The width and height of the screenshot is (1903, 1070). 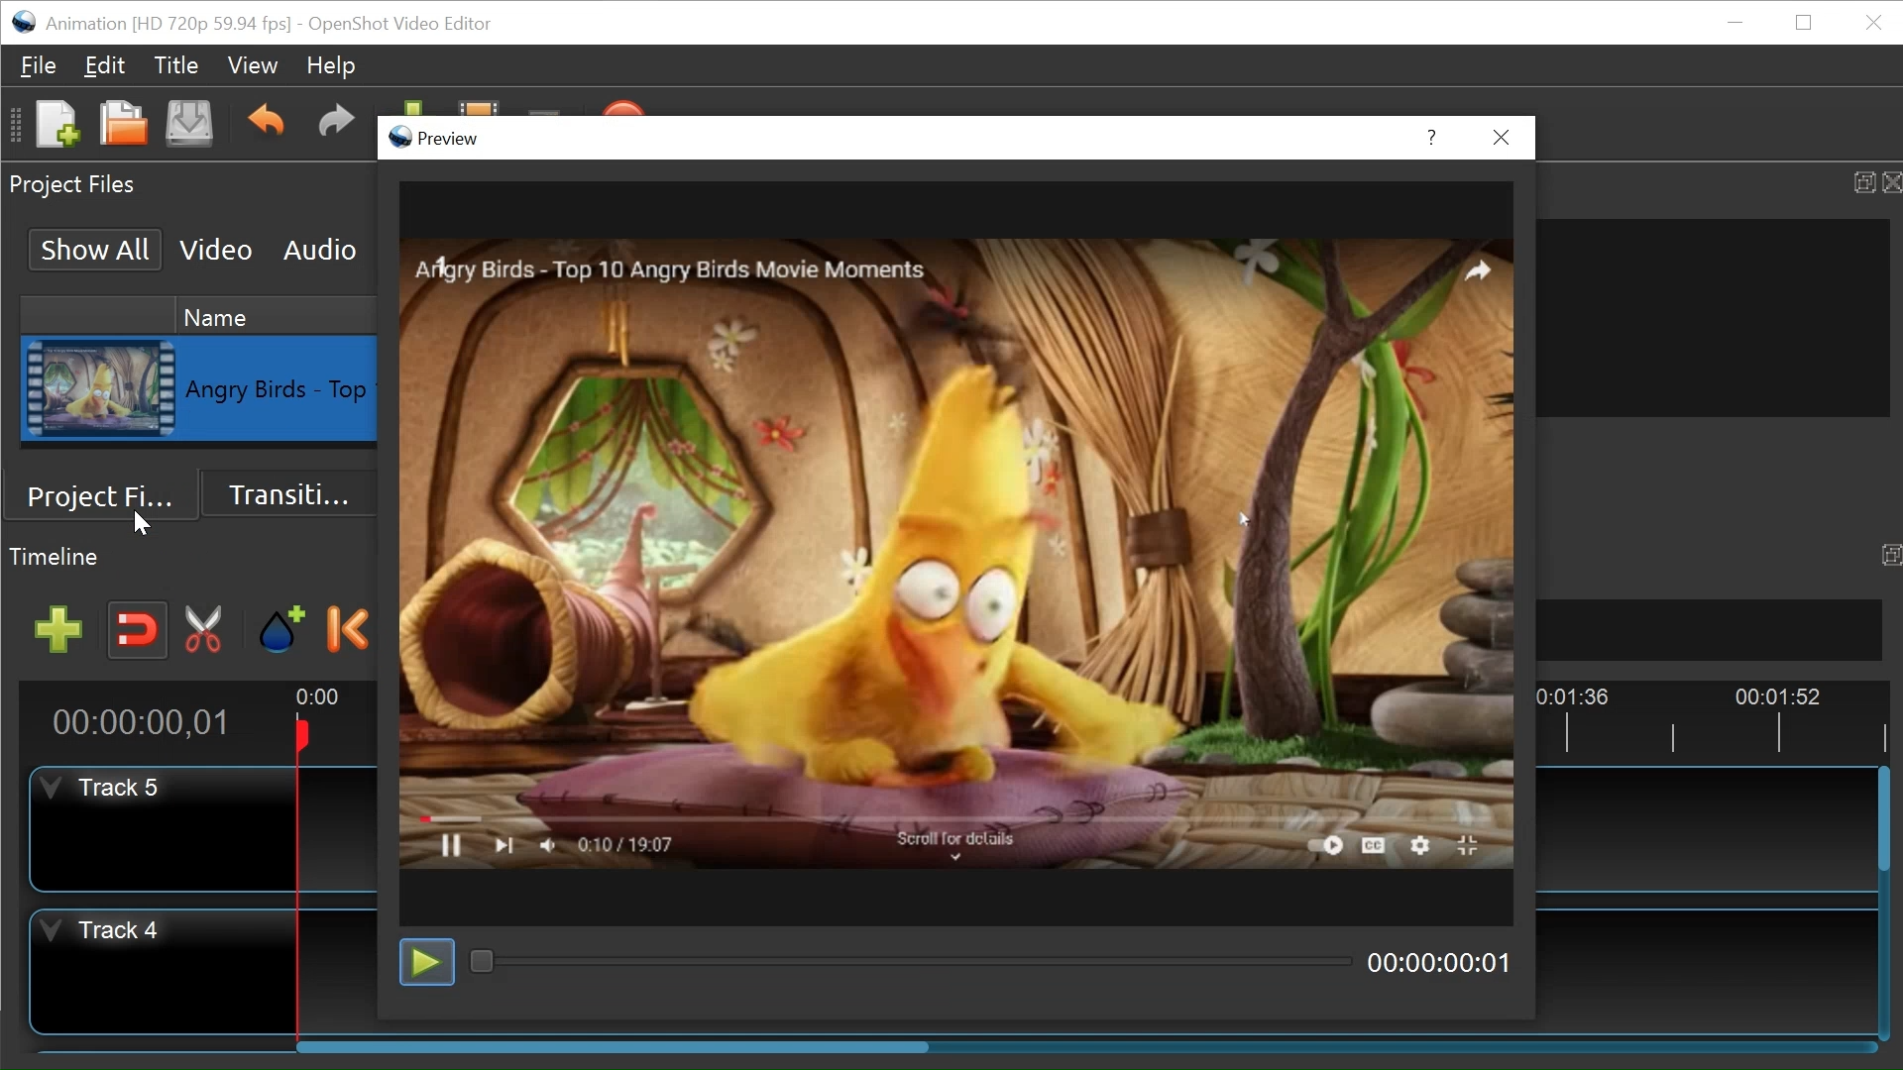 What do you see at coordinates (1438, 963) in the screenshot?
I see `Current Position of the Display` at bounding box center [1438, 963].